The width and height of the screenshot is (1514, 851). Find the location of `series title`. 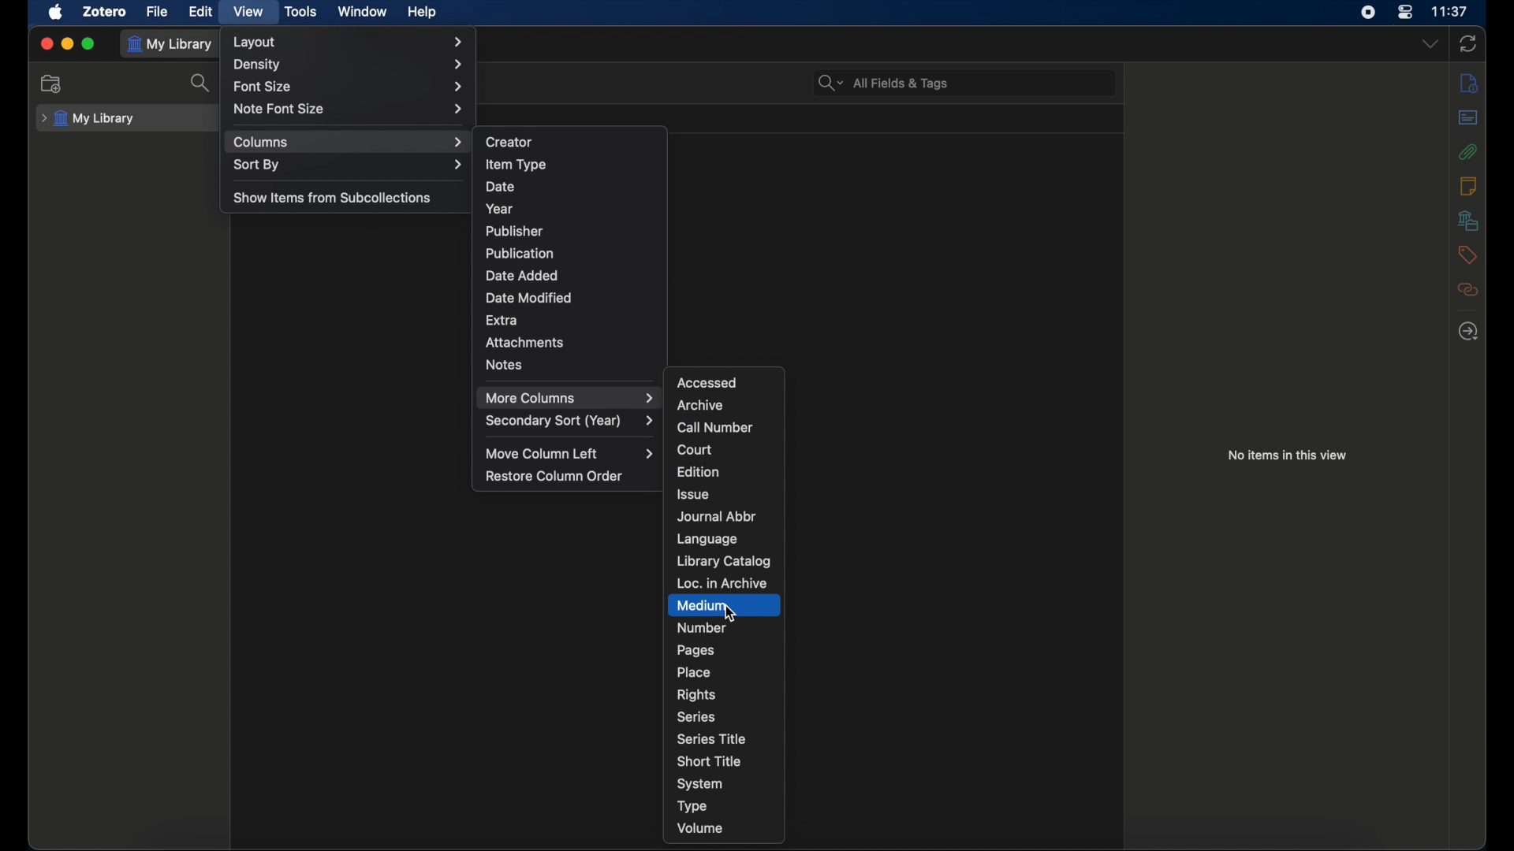

series title is located at coordinates (711, 738).